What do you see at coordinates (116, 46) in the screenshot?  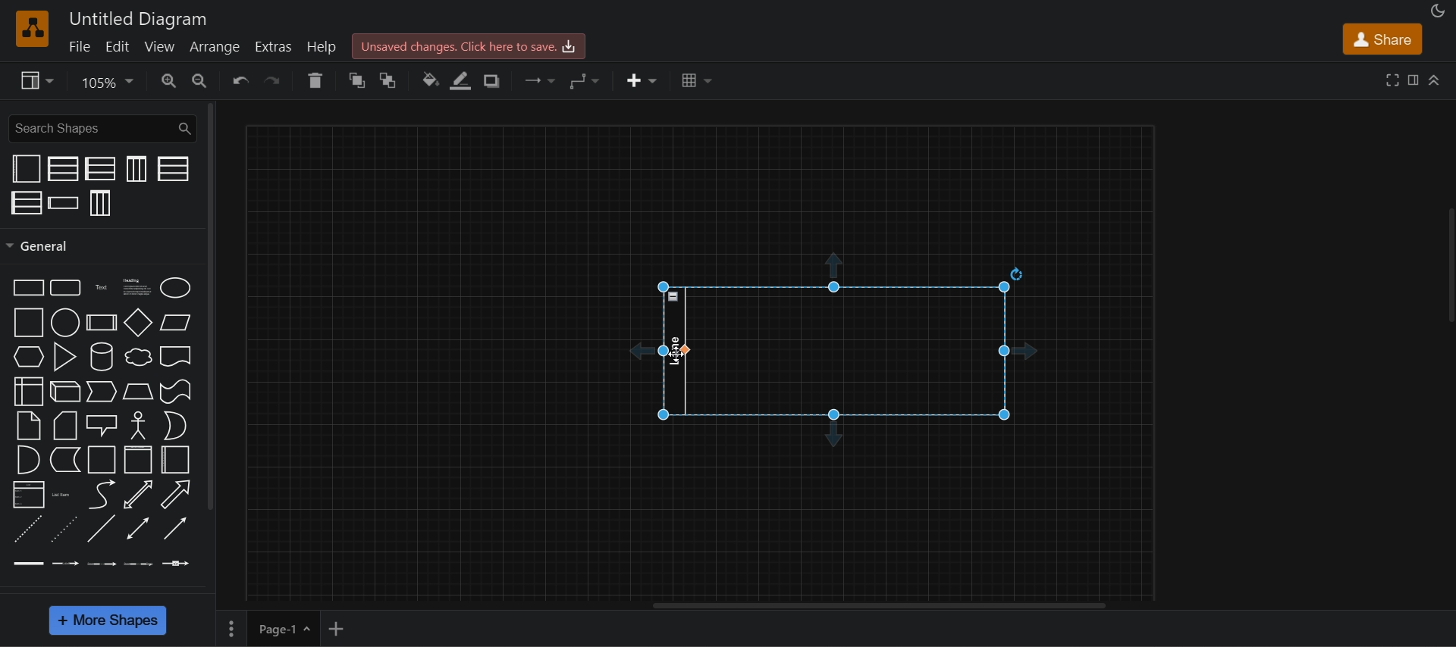 I see `edit` at bounding box center [116, 46].